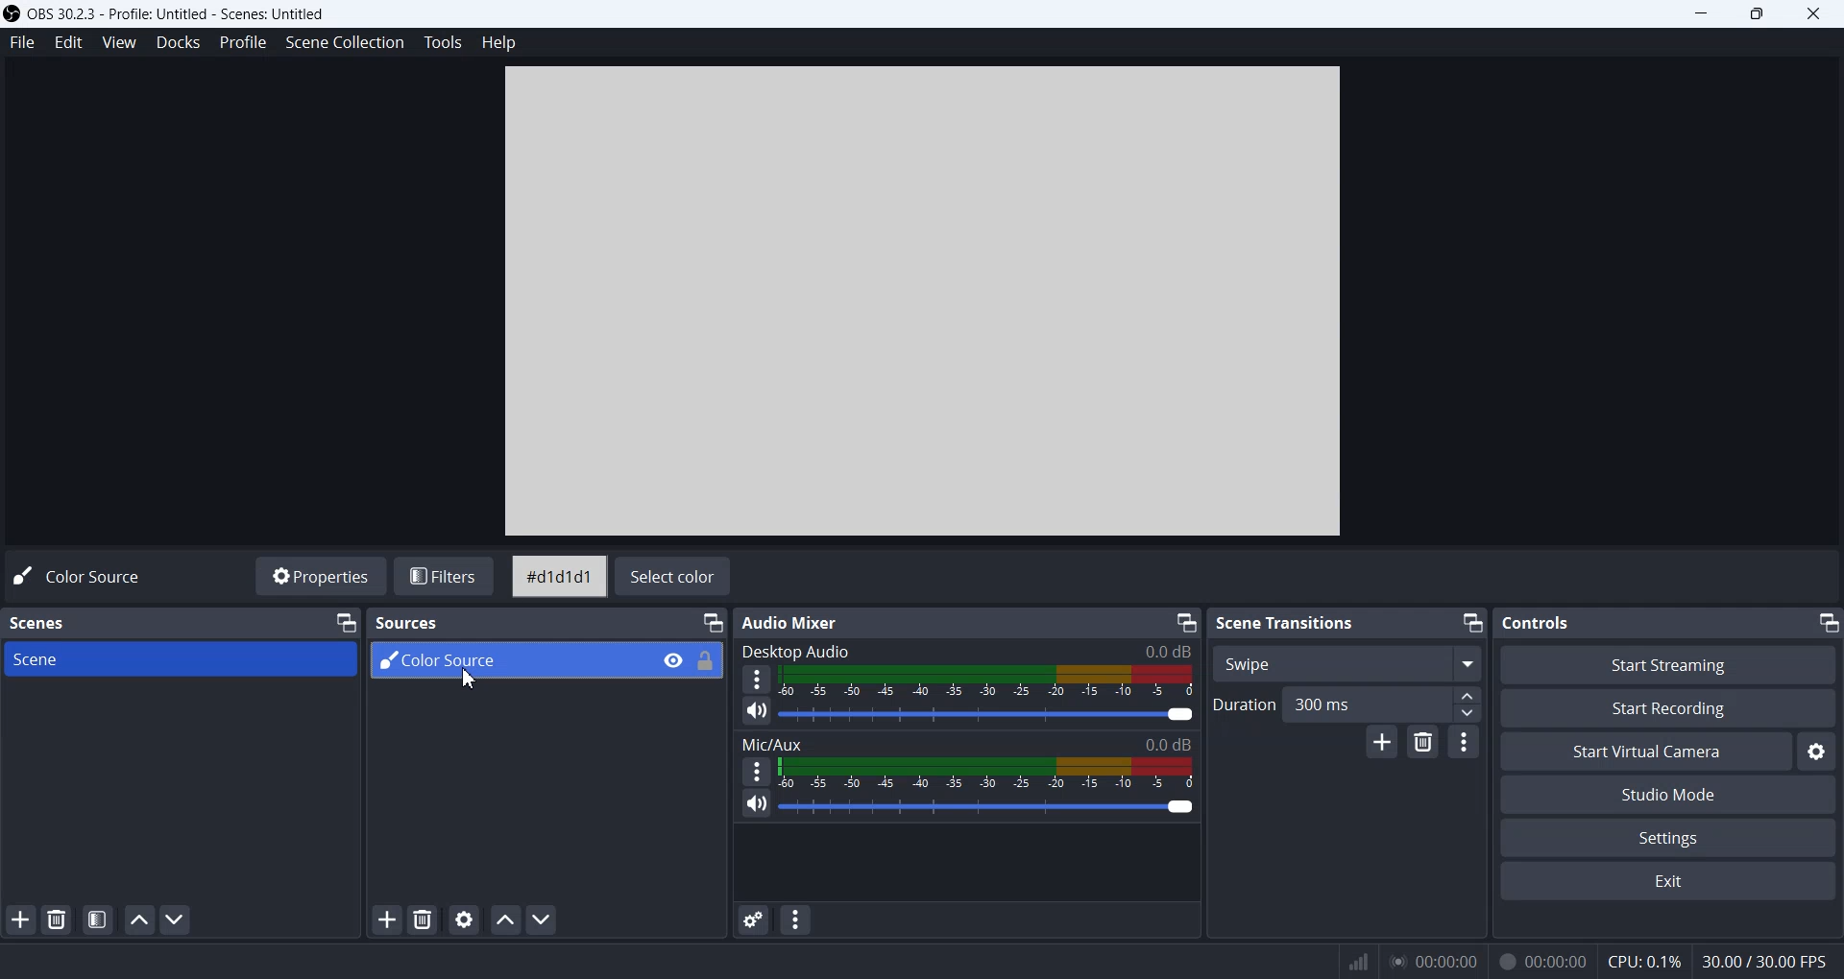  What do you see at coordinates (756, 771) in the screenshot?
I see `More` at bounding box center [756, 771].